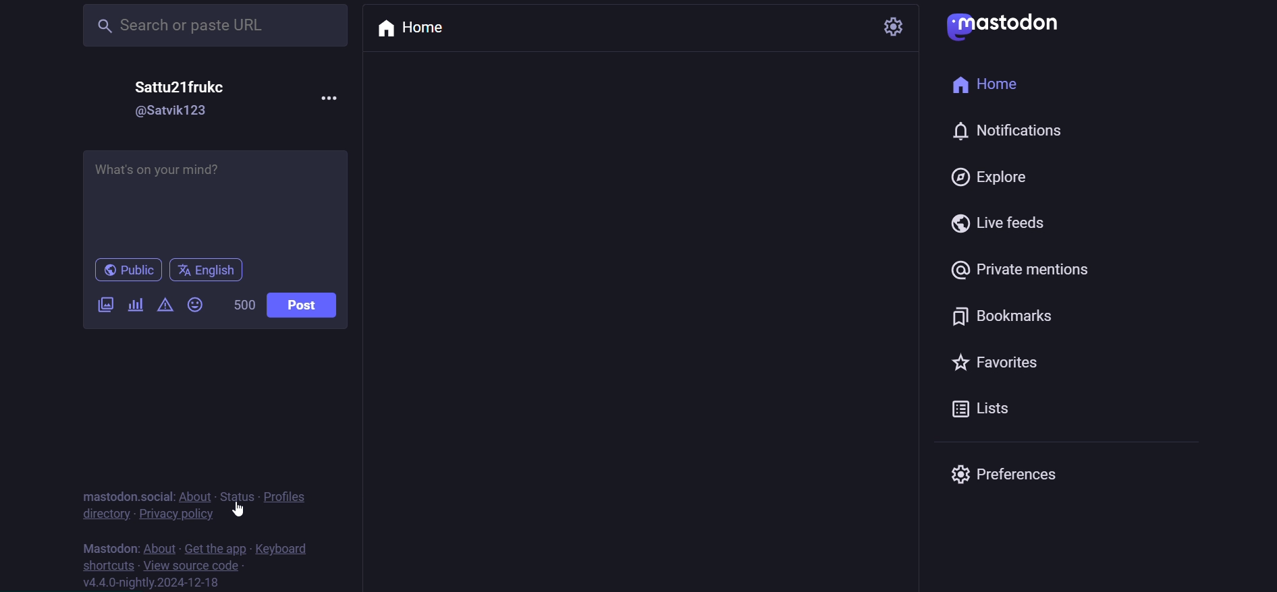  I want to click on shortcut, so click(102, 565).